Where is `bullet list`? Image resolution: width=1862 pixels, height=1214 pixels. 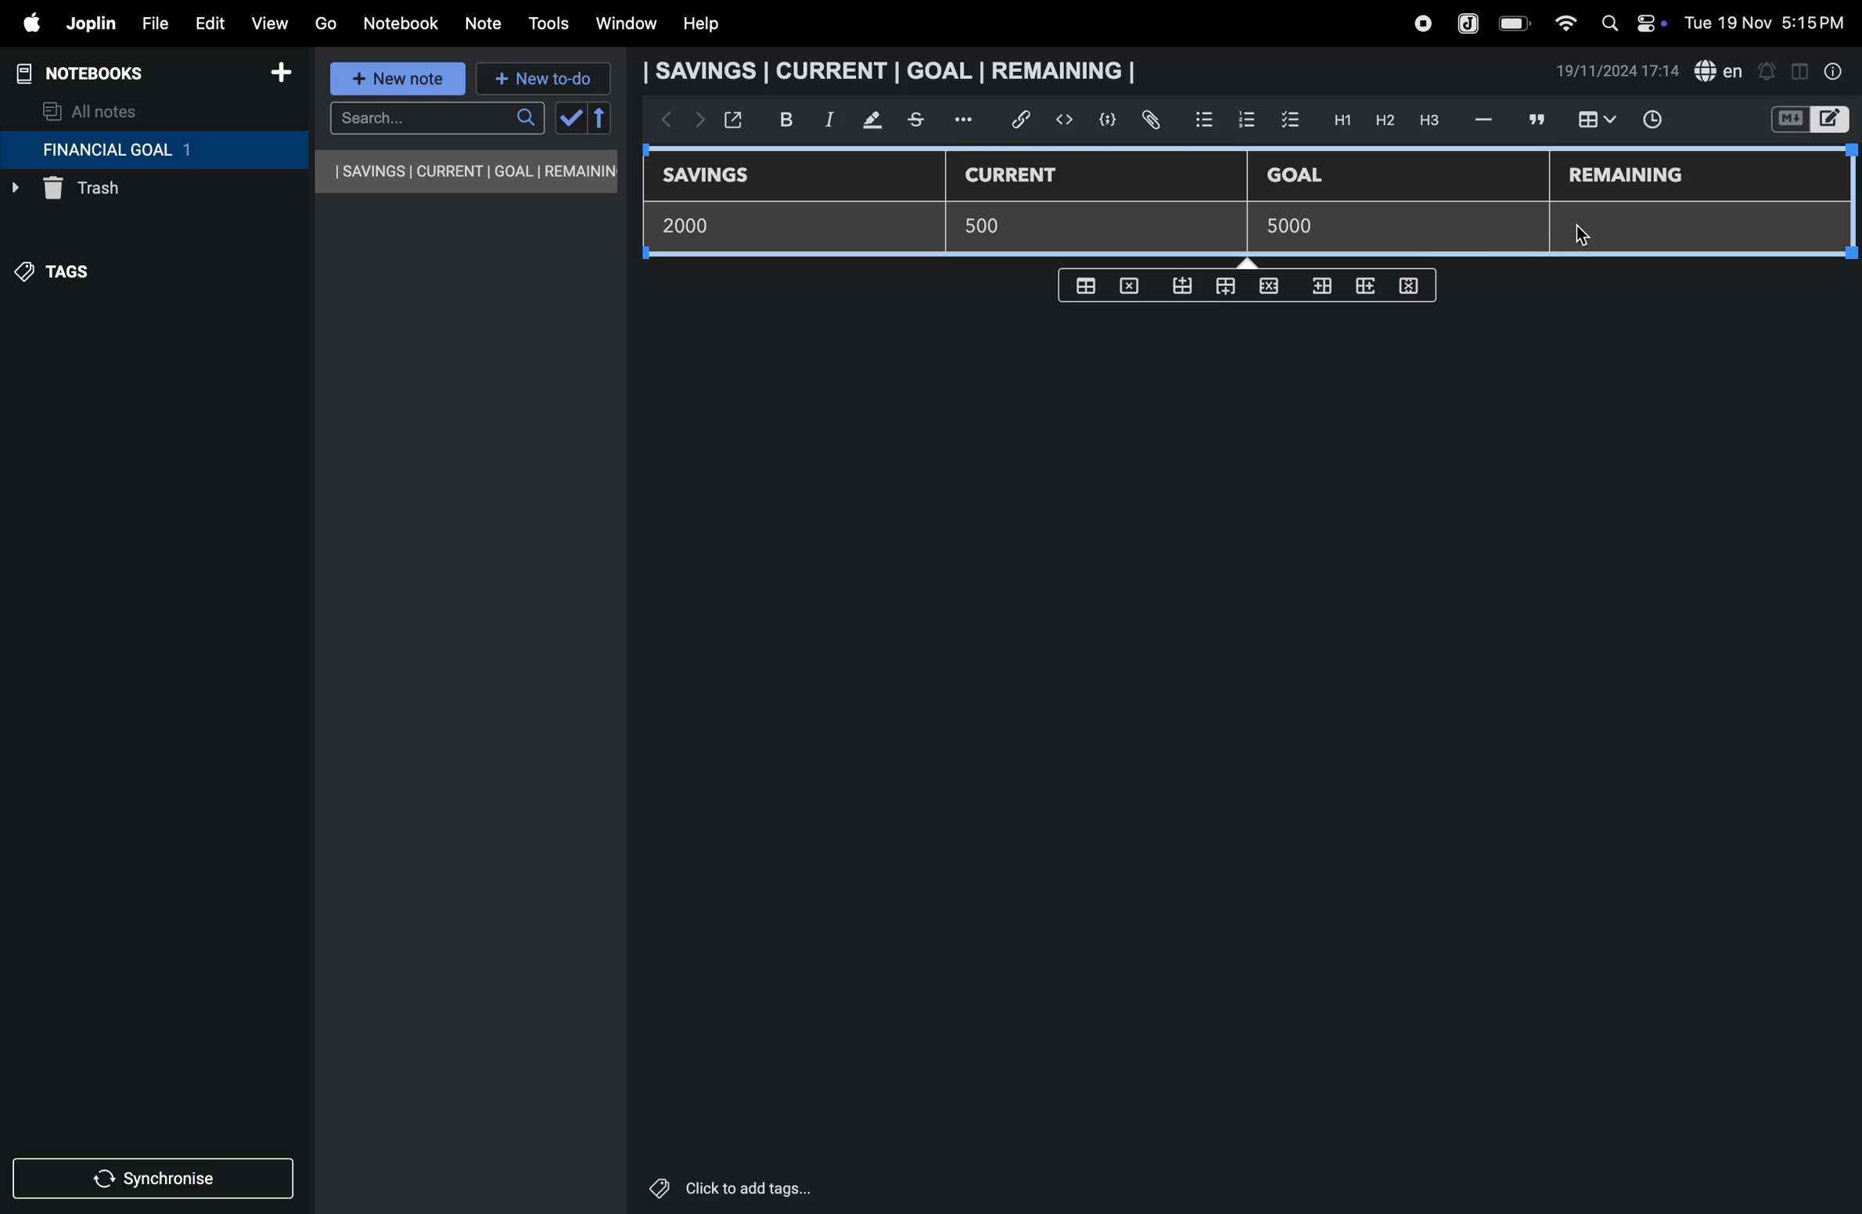
bullet list is located at coordinates (1204, 117).